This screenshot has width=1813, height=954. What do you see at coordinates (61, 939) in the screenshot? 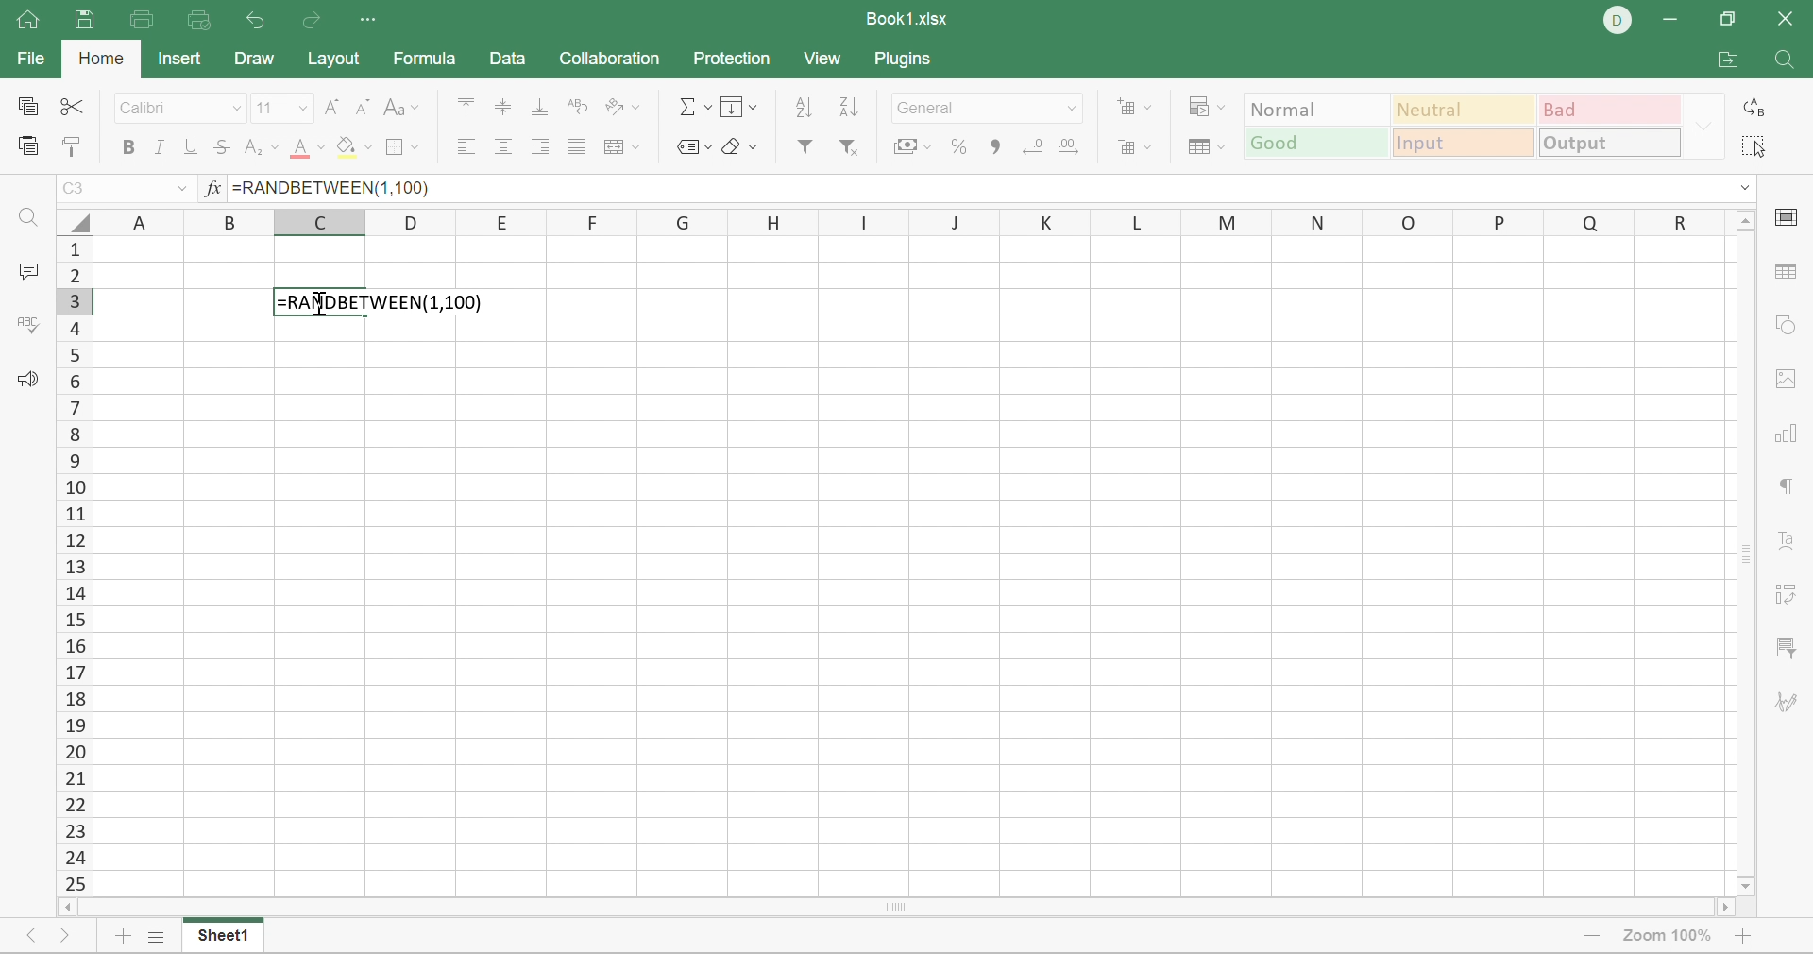
I see `Next` at bounding box center [61, 939].